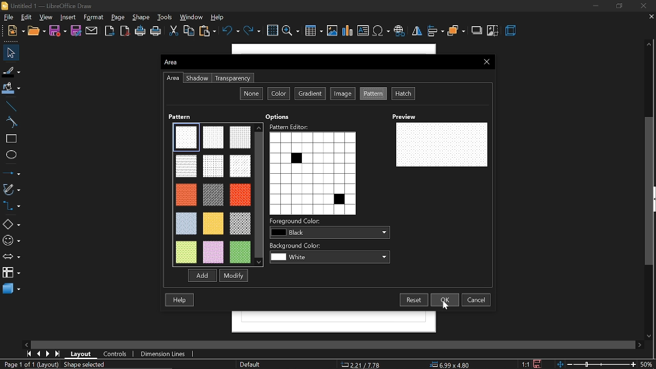 The height and width of the screenshot is (369, 656). What do you see at coordinates (180, 300) in the screenshot?
I see `help` at bounding box center [180, 300].